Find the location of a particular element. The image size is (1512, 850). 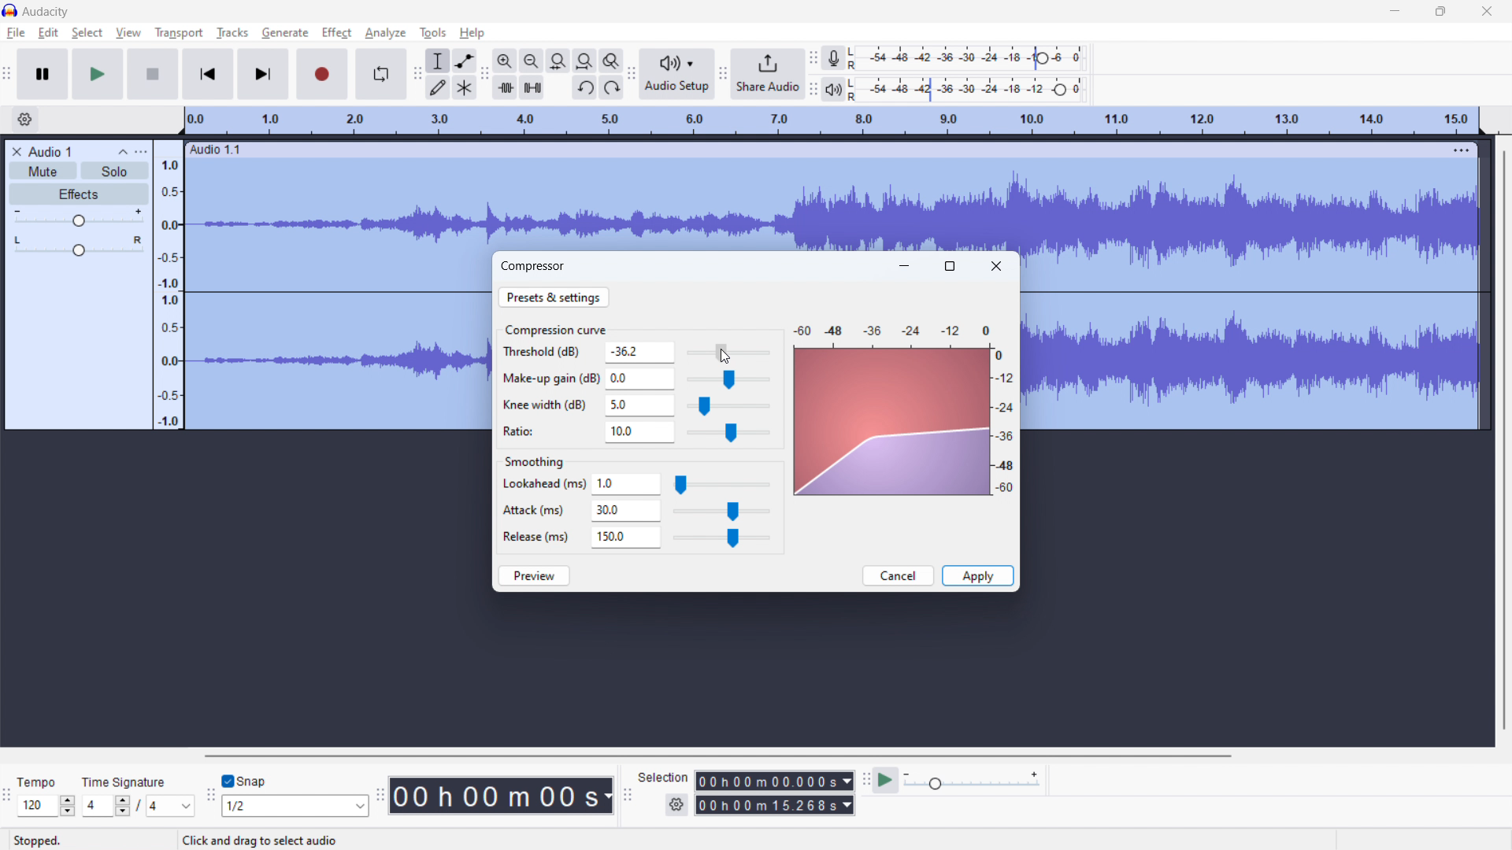

draw tool is located at coordinates (439, 88).